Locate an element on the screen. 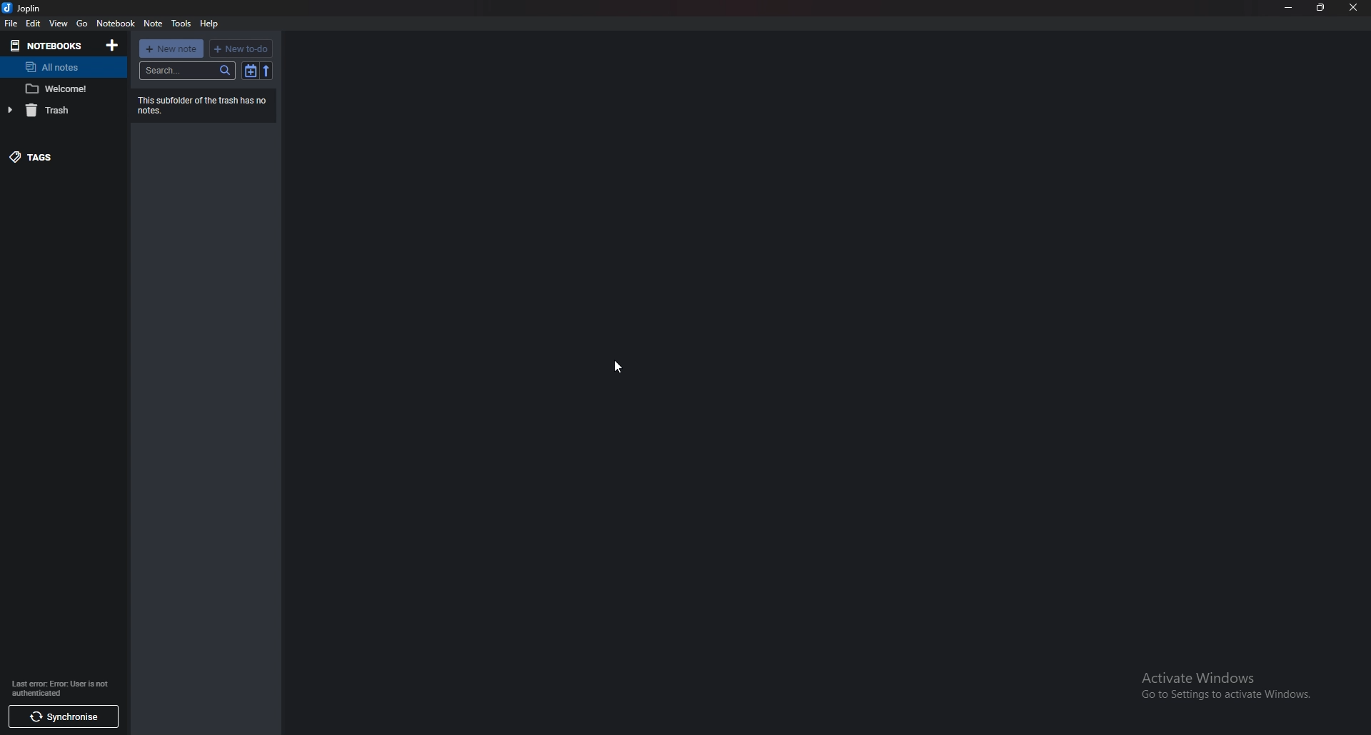 This screenshot has height=735, width=1371. go is located at coordinates (81, 23).